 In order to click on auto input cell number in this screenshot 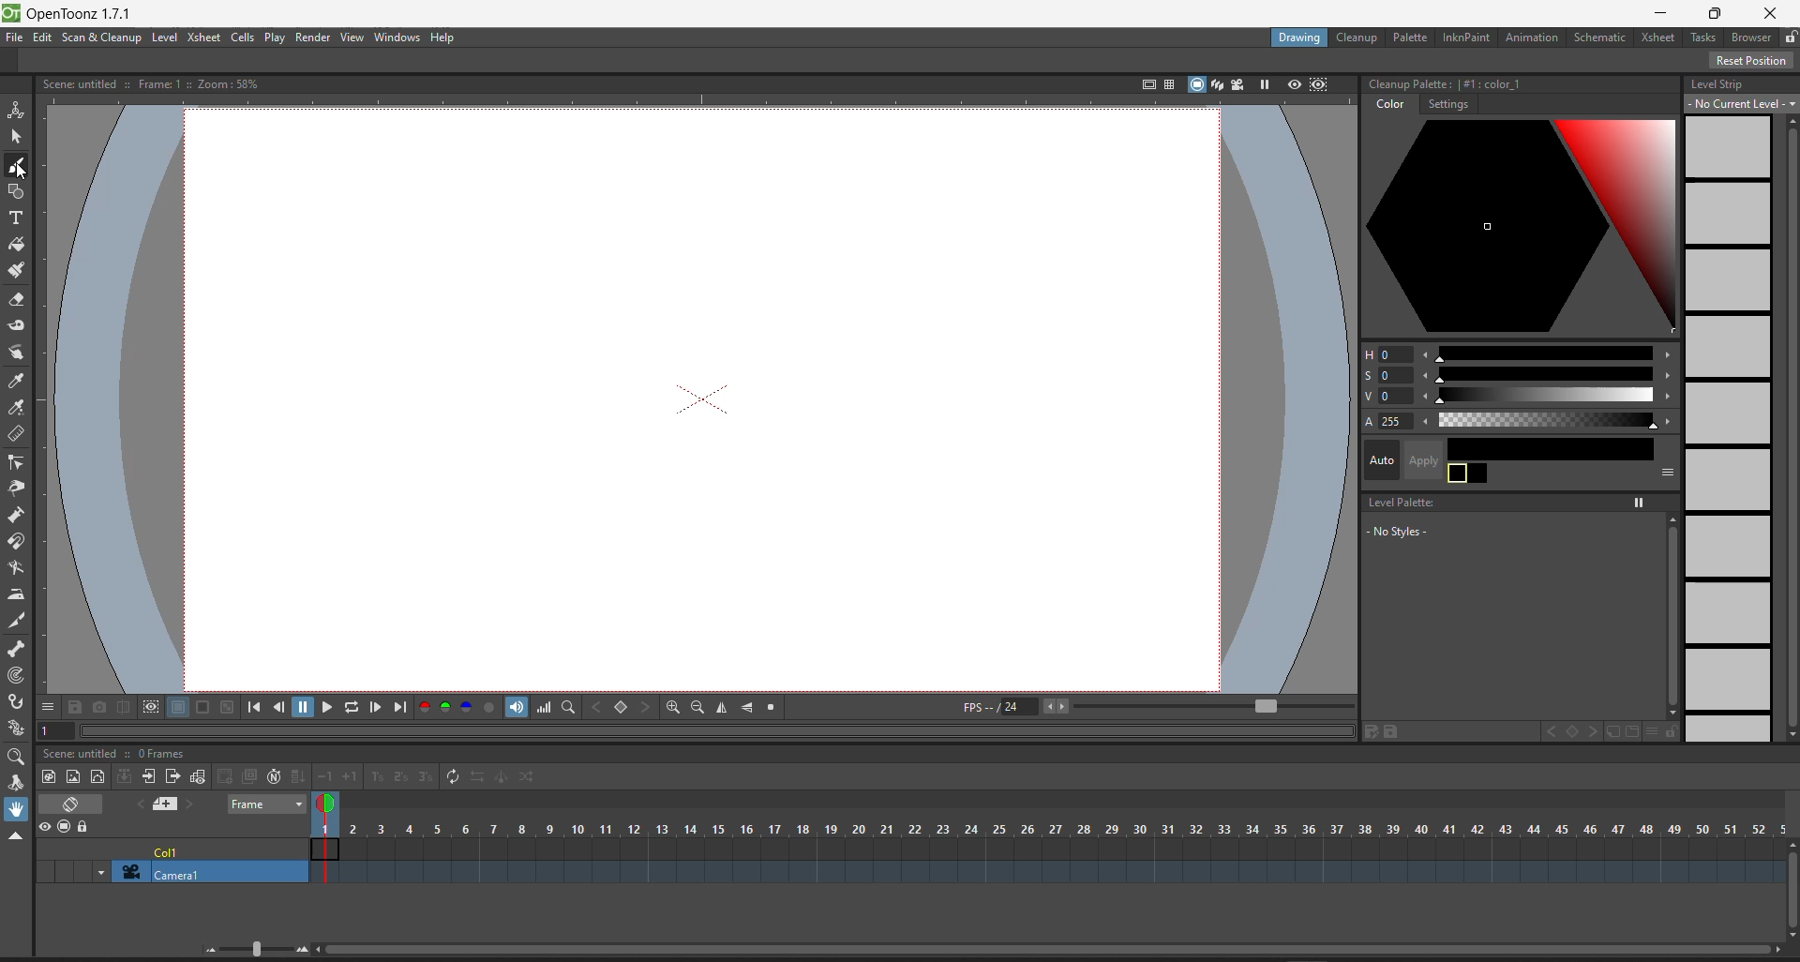, I will do `click(272, 775)`.